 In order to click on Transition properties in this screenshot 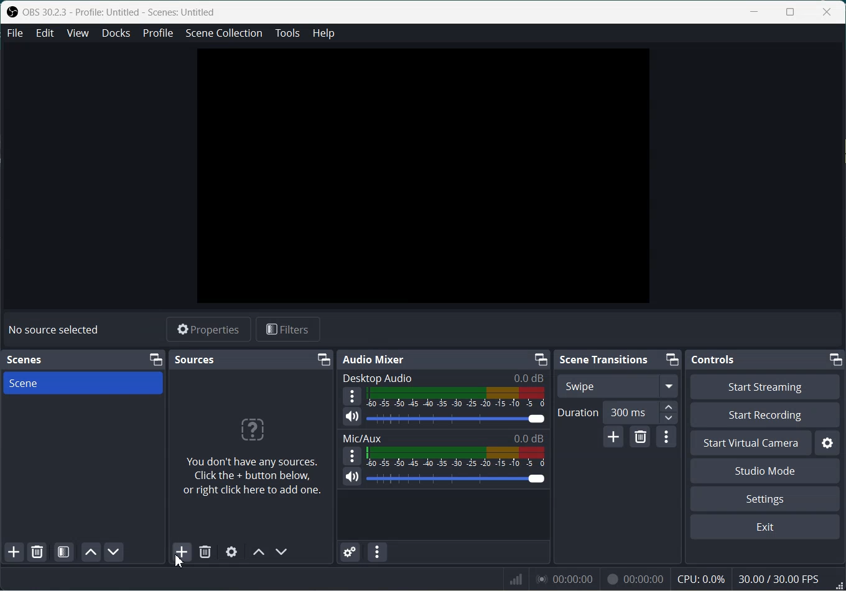, I will do `click(667, 437)`.